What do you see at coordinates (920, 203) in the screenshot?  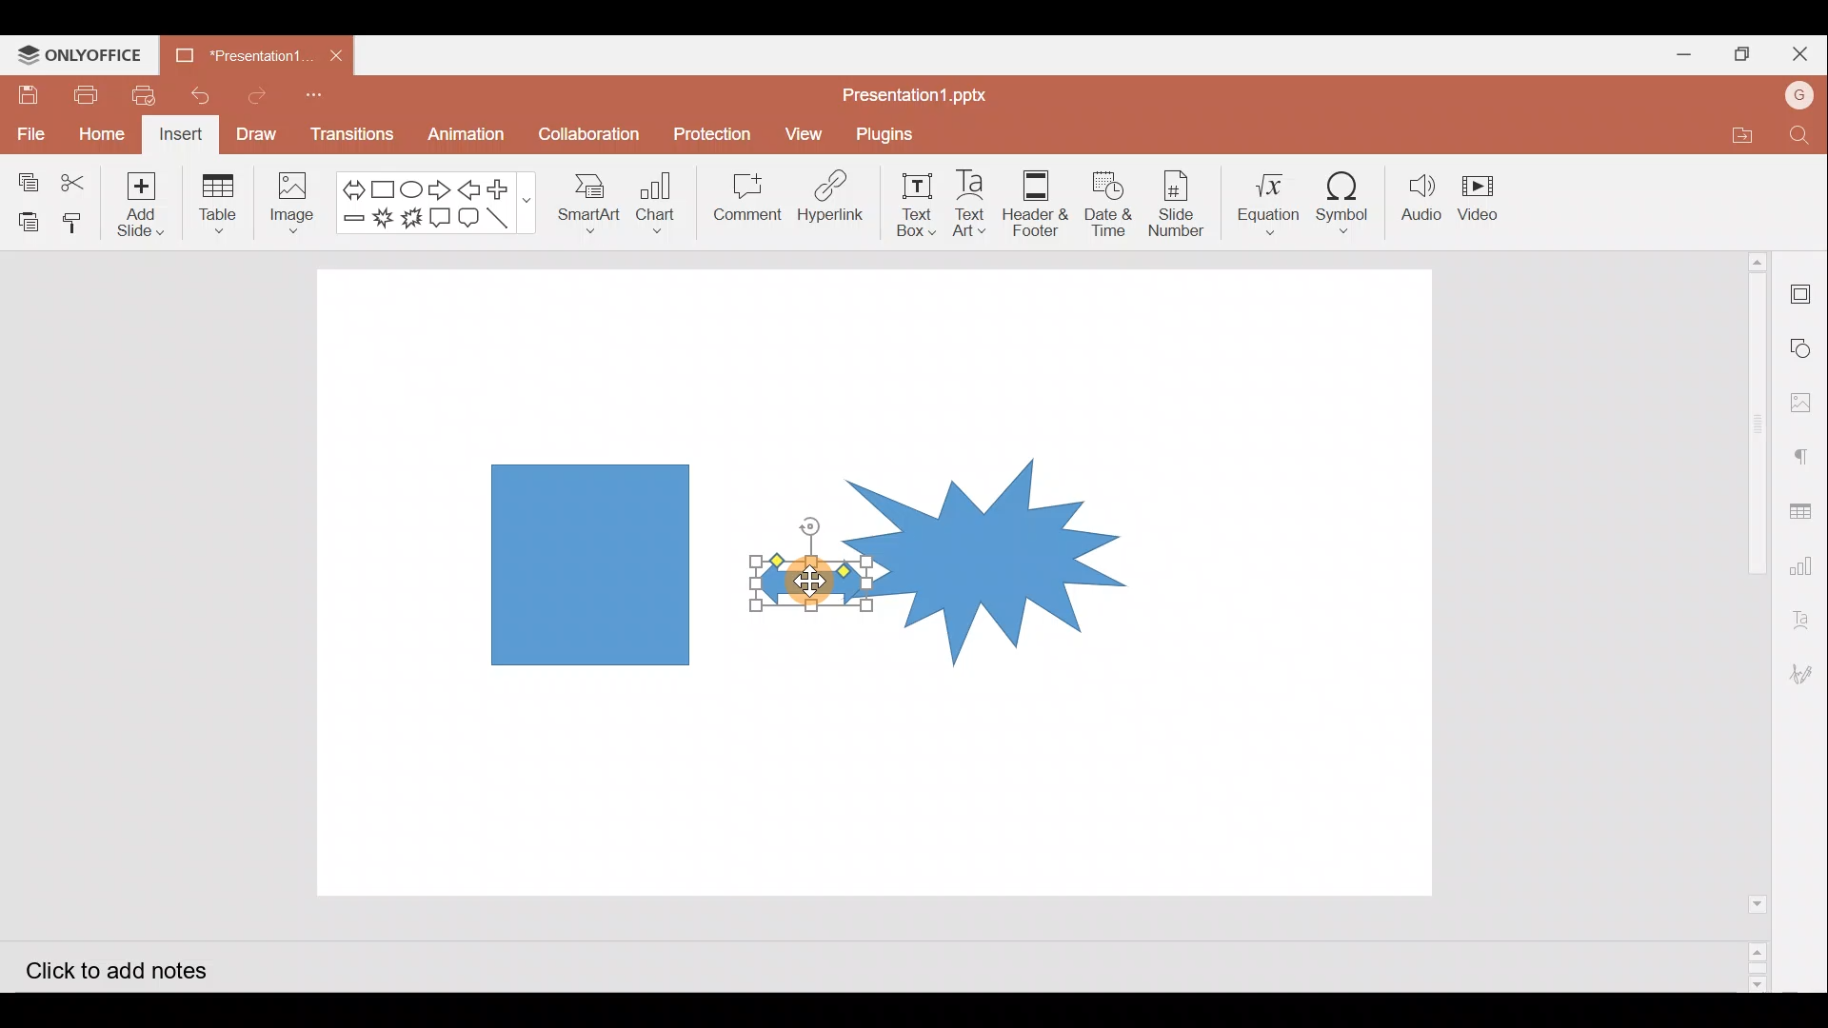 I see `Text box` at bounding box center [920, 203].